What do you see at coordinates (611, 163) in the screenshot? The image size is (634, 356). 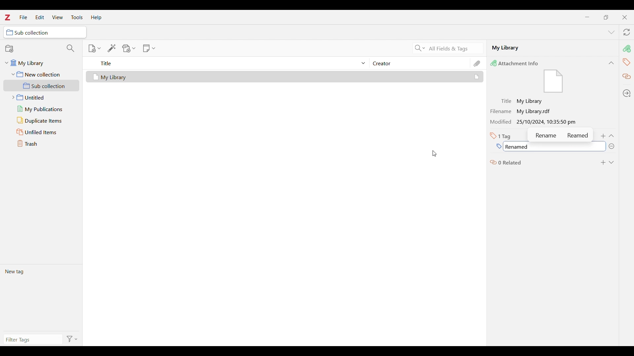 I see `Expand` at bounding box center [611, 163].